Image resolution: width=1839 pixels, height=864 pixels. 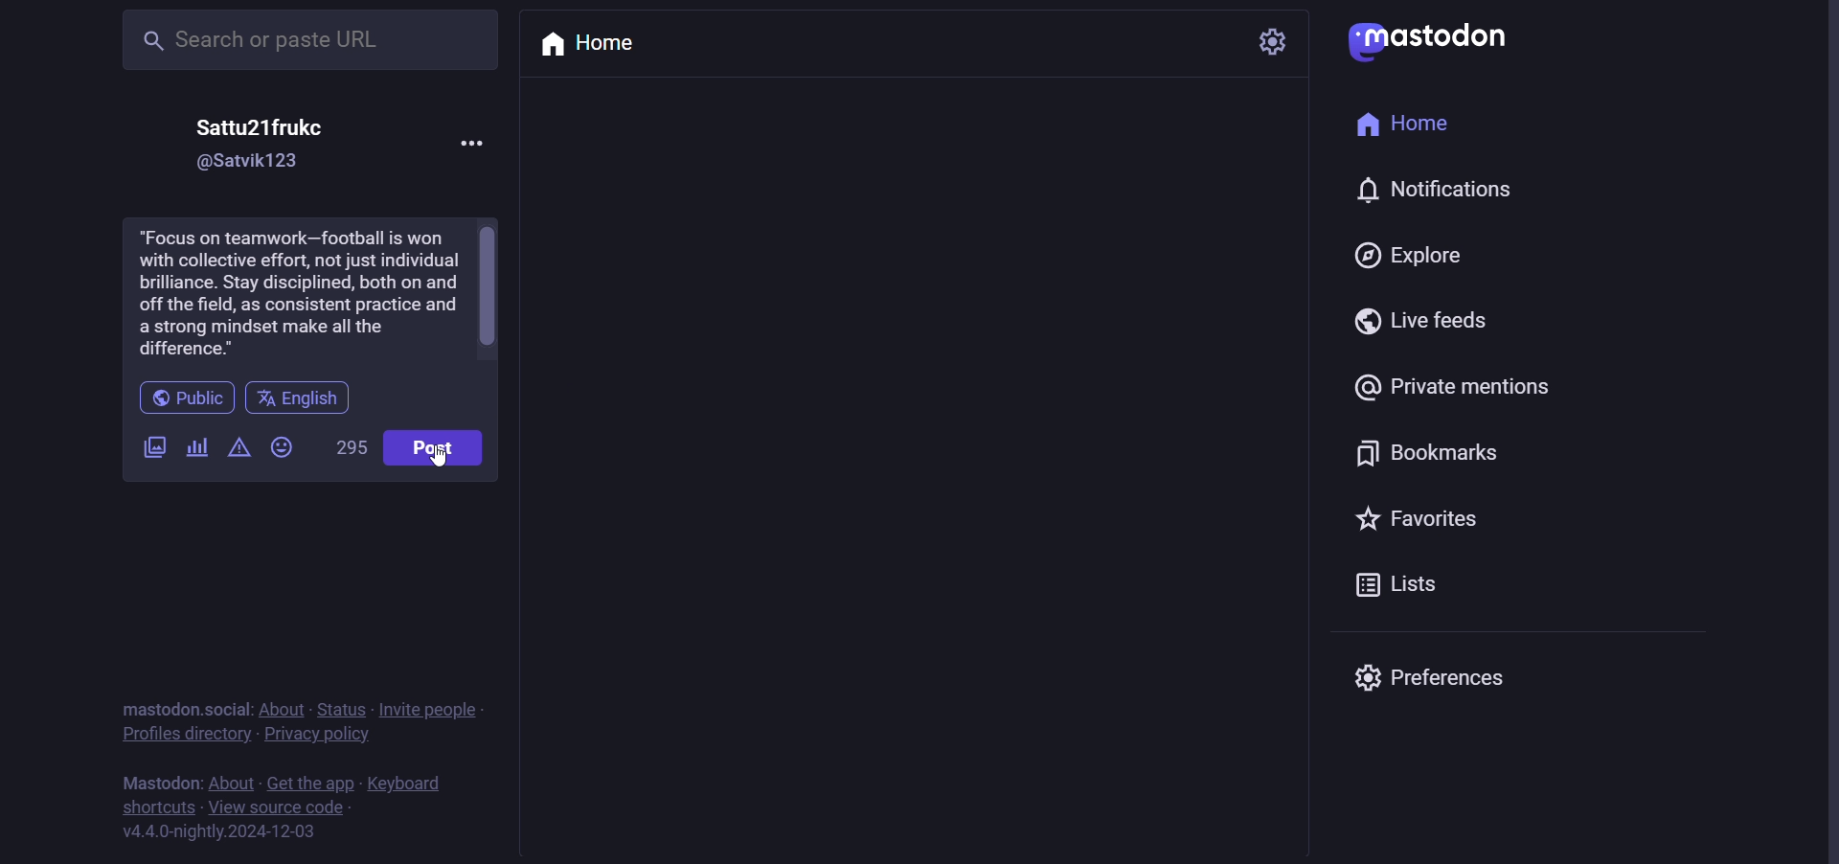 I want to click on favorite, so click(x=1412, y=519).